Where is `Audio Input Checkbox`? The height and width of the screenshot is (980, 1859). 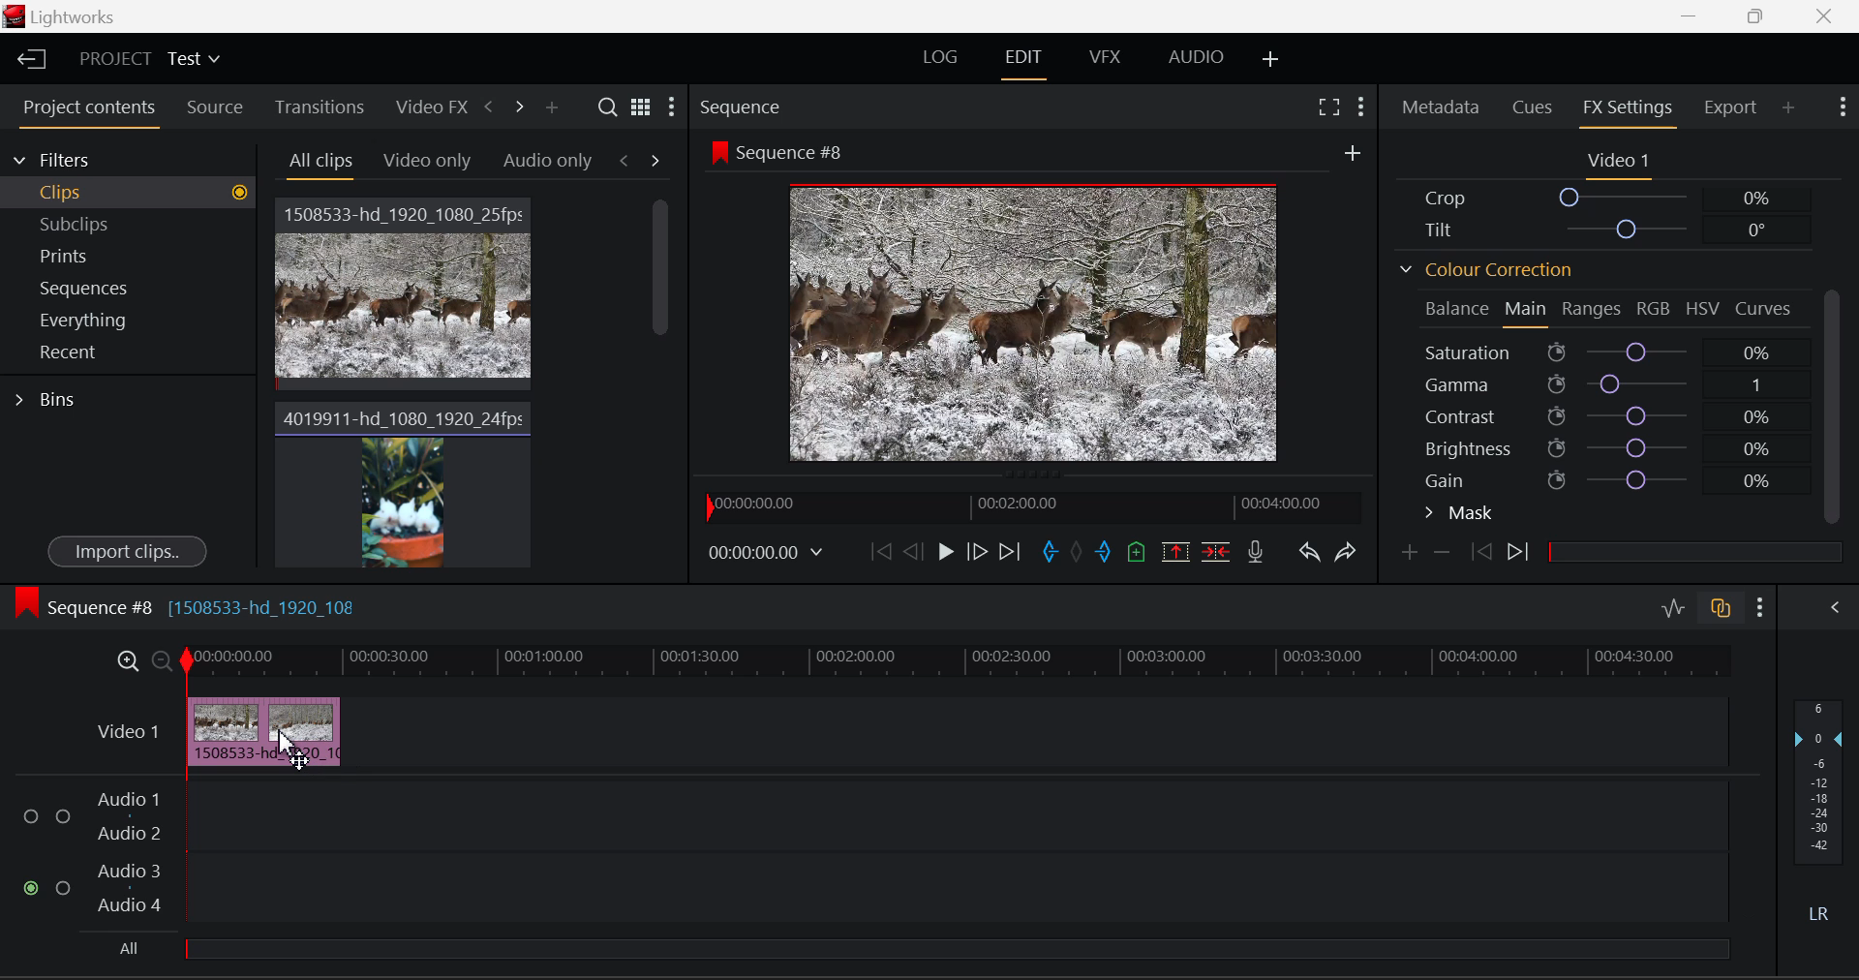
Audio Input Checkbox is located at coordinates (30, 817).